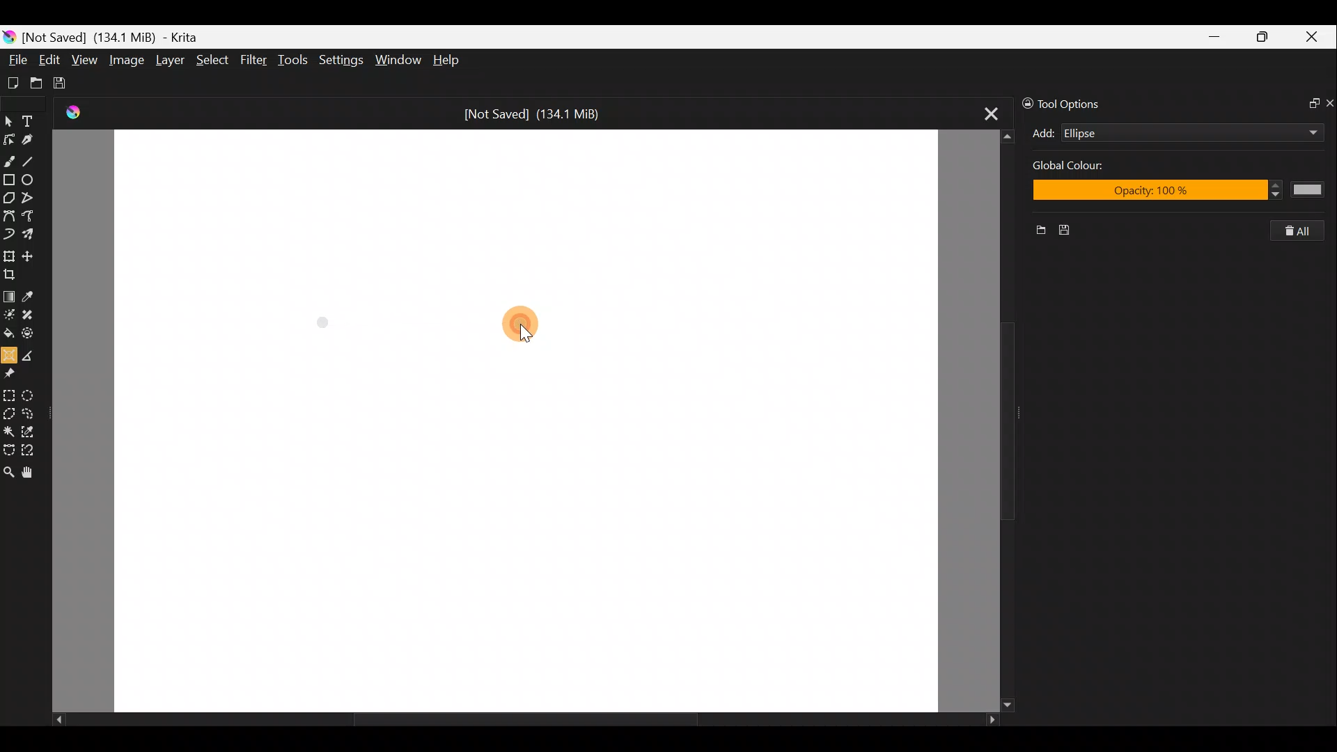  I want to click on Scroll bar, so click(990, 420).